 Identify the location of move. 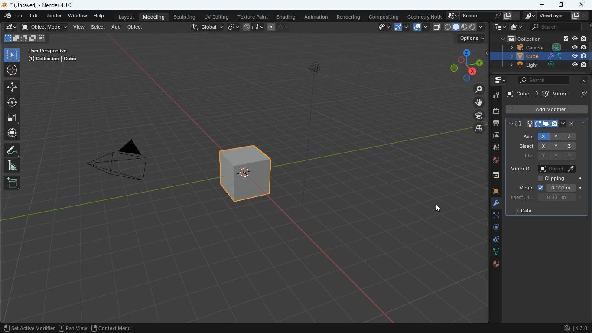
(473, 102).